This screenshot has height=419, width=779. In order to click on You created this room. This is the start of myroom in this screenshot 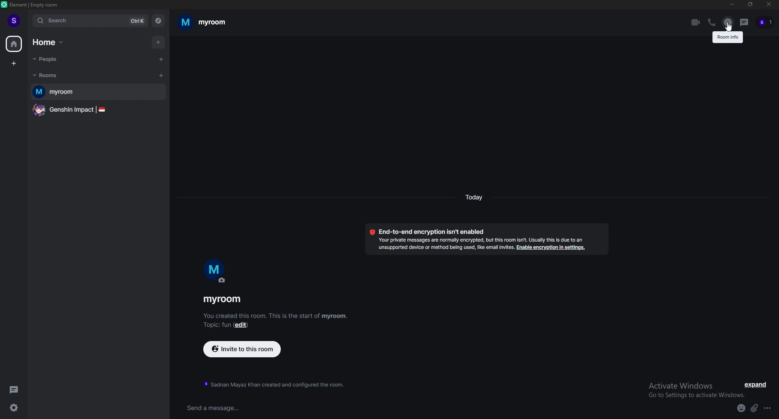, I will do `click(276, 317)`.